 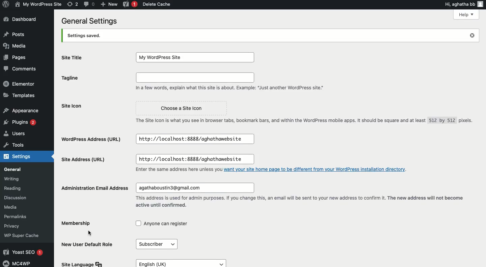 I want to click on want your site home page to be different from your WordPress installation directory., so click(x=317, y=170).